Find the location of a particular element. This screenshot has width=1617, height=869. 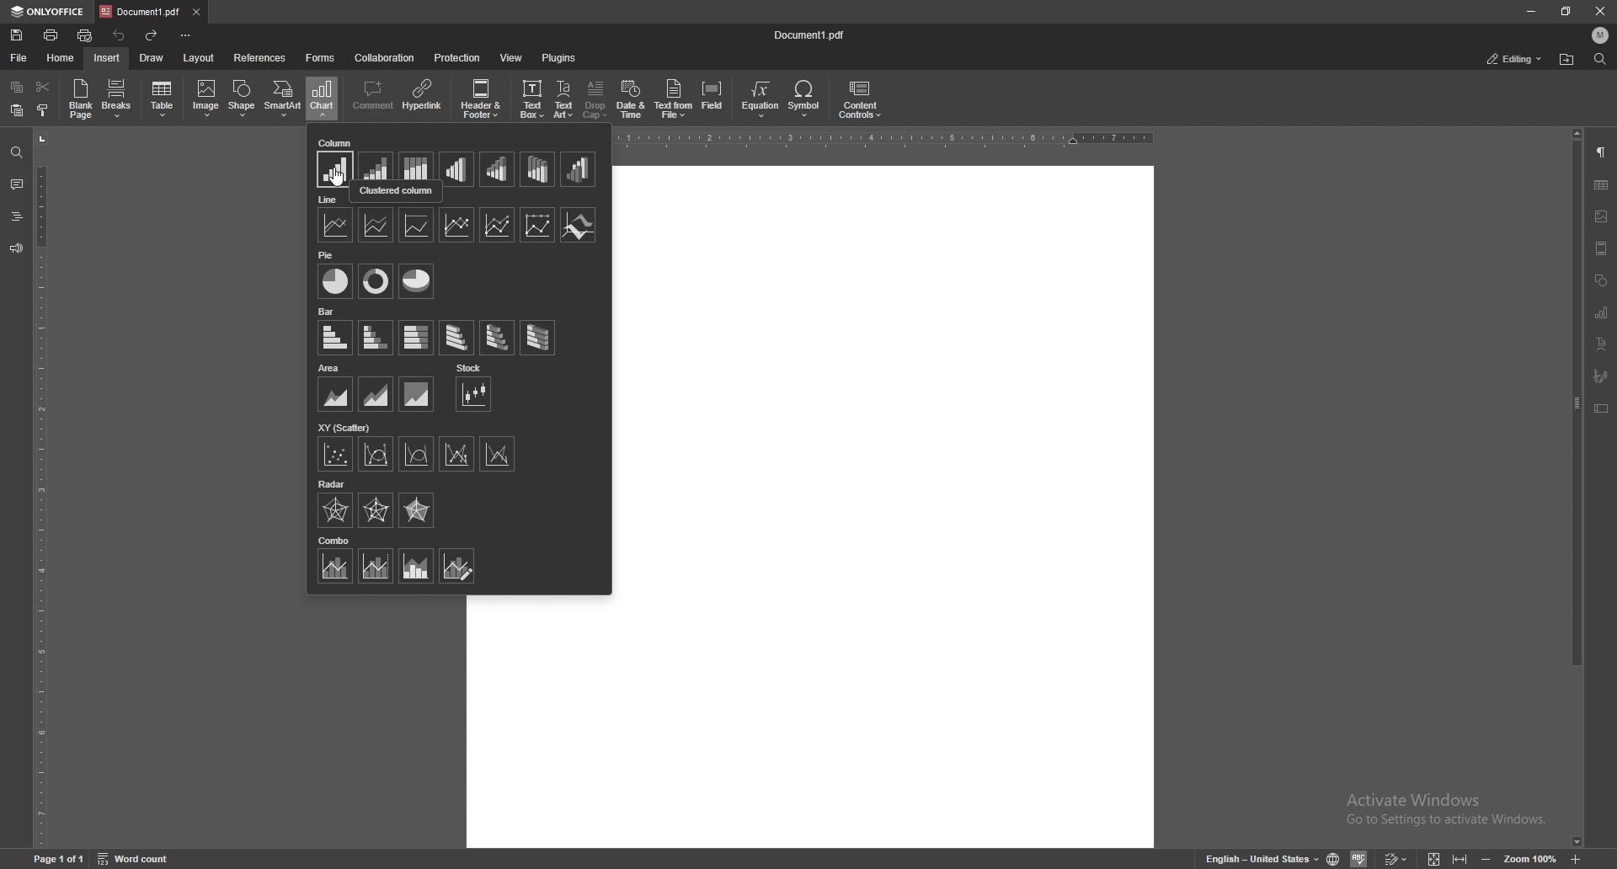

3-D line is located at coordinates (579, 225).